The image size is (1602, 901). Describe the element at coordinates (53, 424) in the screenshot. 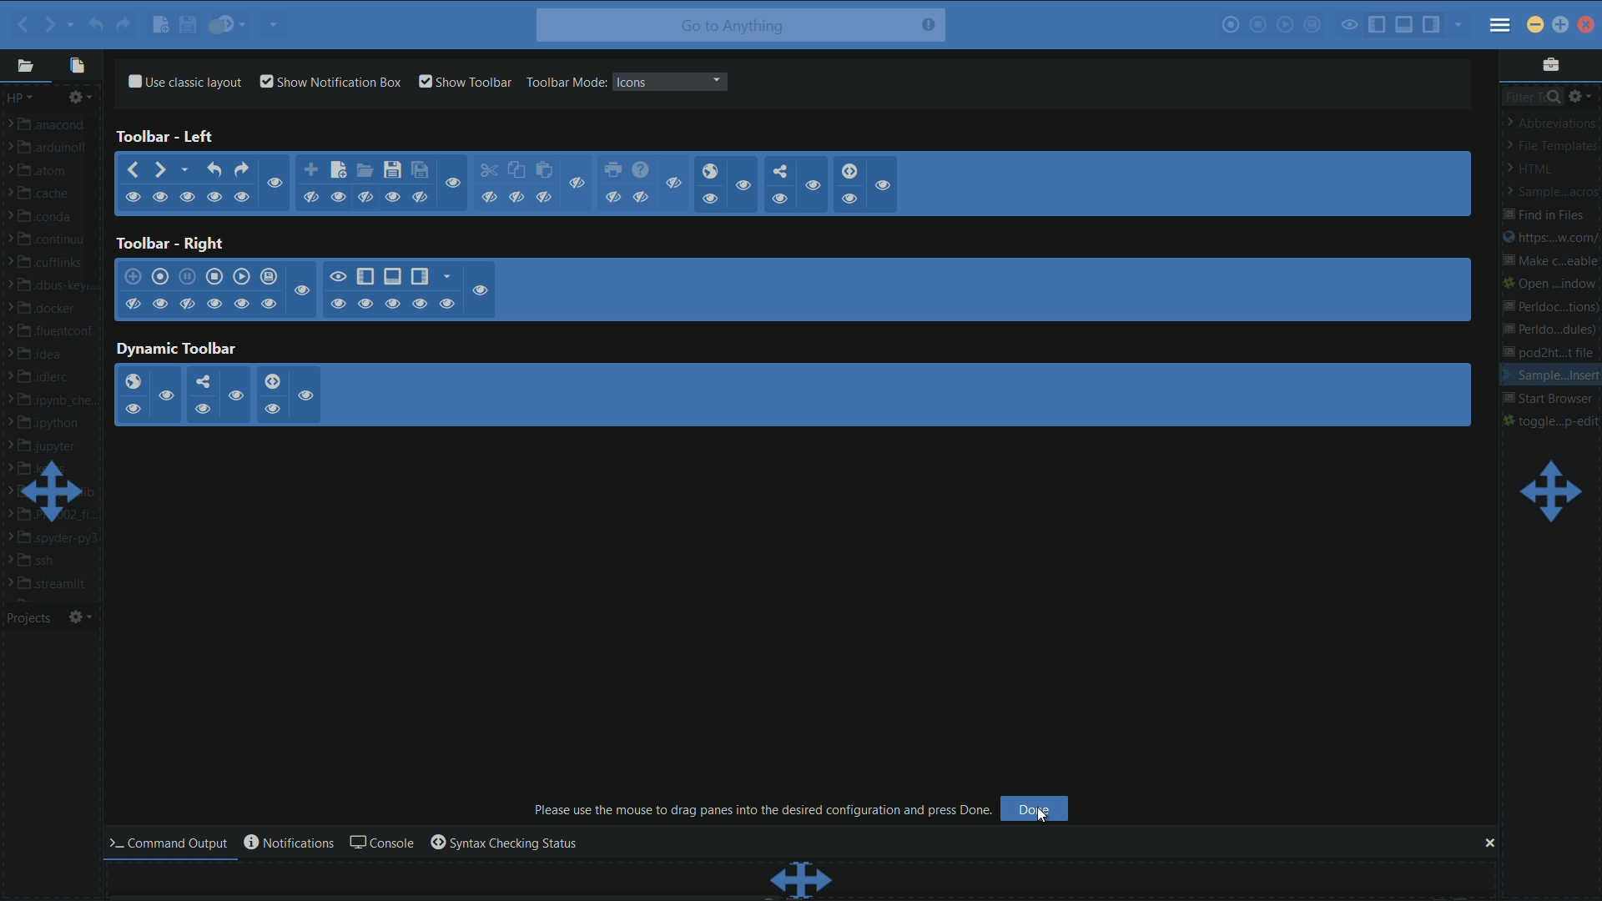

I see `.ipython` at that location.